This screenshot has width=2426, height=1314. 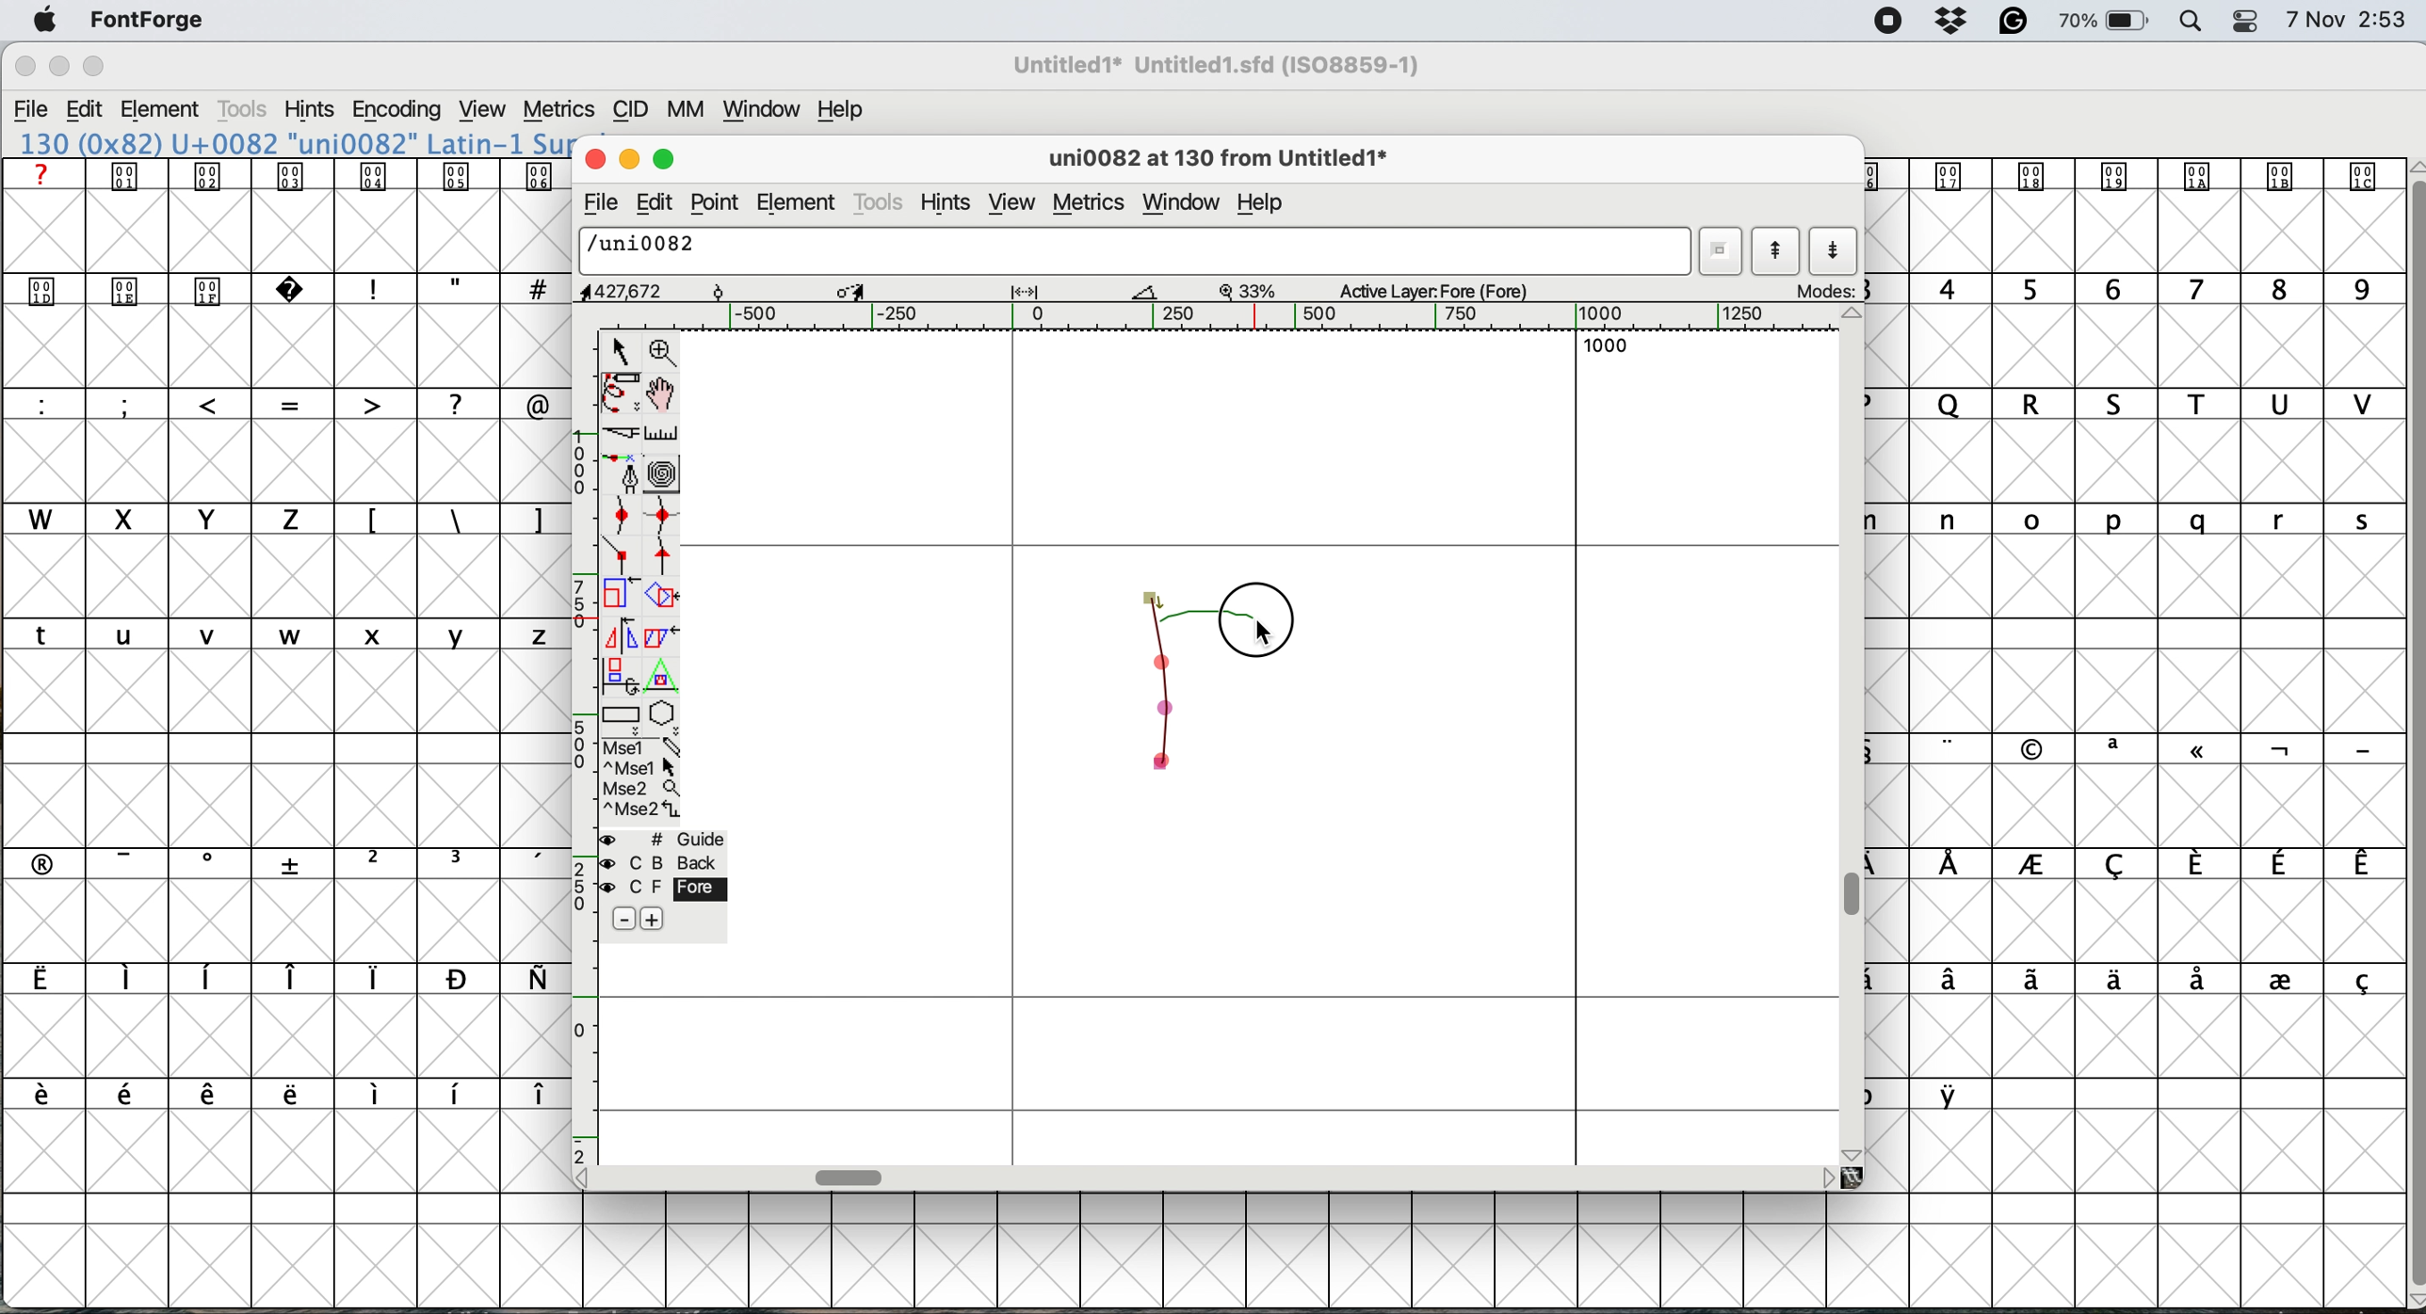 What do you see at coordinates (2134, 407) in the screenshot?
I see `uppercase letters` at bounding box center [2134, 407].